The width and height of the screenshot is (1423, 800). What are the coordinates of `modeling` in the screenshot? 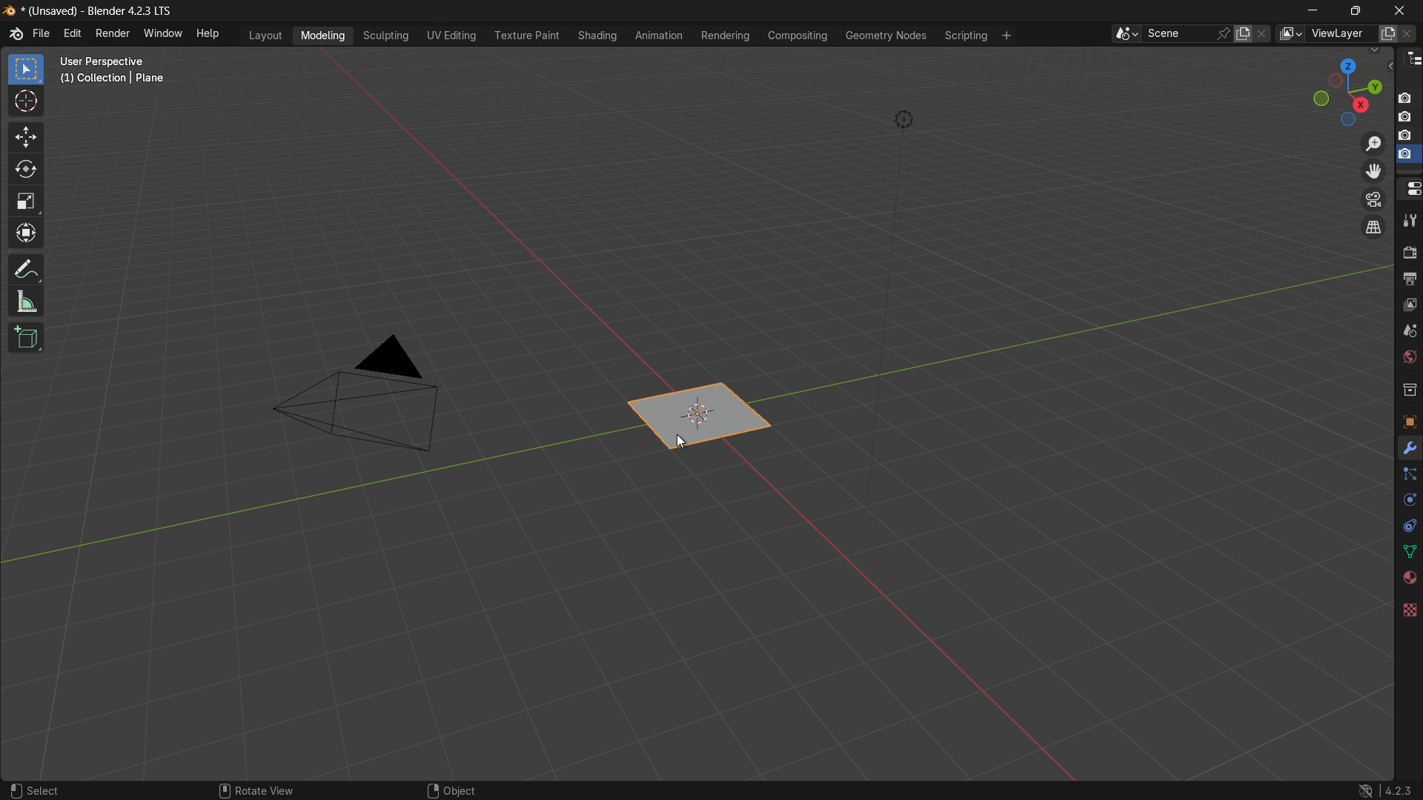 It's located at (321, 36).